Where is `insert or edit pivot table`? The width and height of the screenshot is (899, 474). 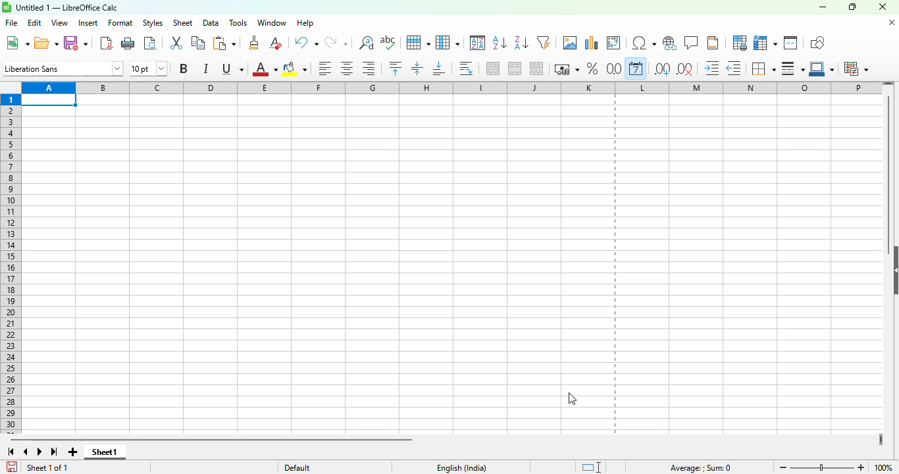
insert or edit pivot table is located at coordinates (615, 43).